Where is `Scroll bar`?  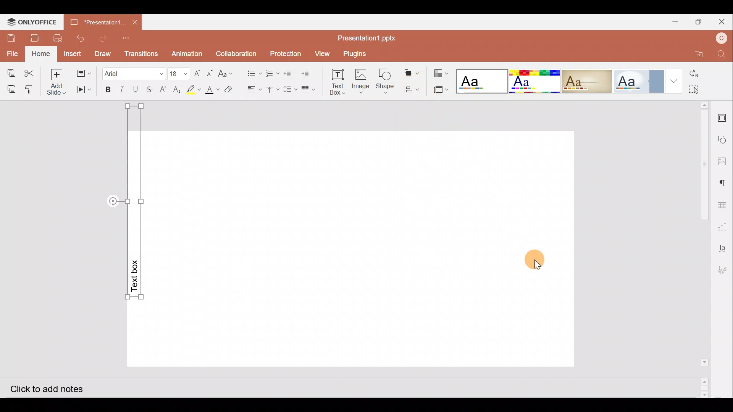 Scroll bar is located at coordinates (702, 249).